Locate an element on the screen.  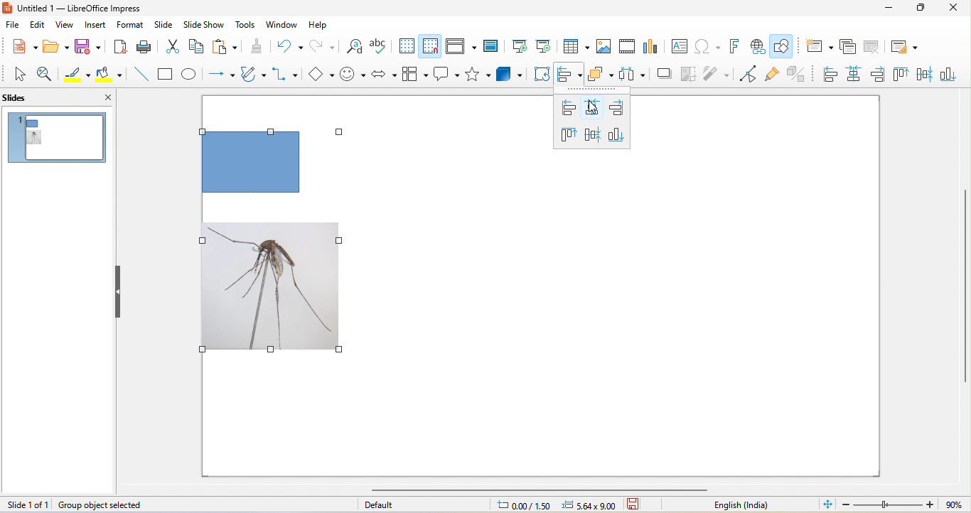
zoom is located at coordinates (903, 504).